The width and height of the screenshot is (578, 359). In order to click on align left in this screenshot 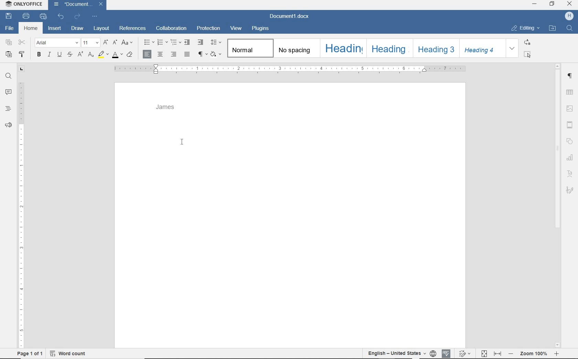, I will do `click(148, 54)`.